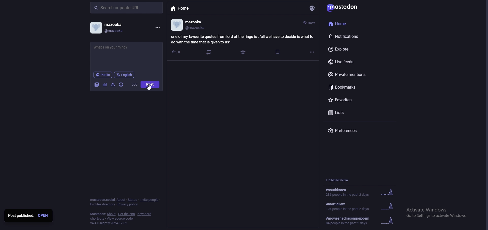 This screenshot has height=230, width=488. Describe the element at coordinates (350, 62) in the screenshot. I see `live feeds` at that location.